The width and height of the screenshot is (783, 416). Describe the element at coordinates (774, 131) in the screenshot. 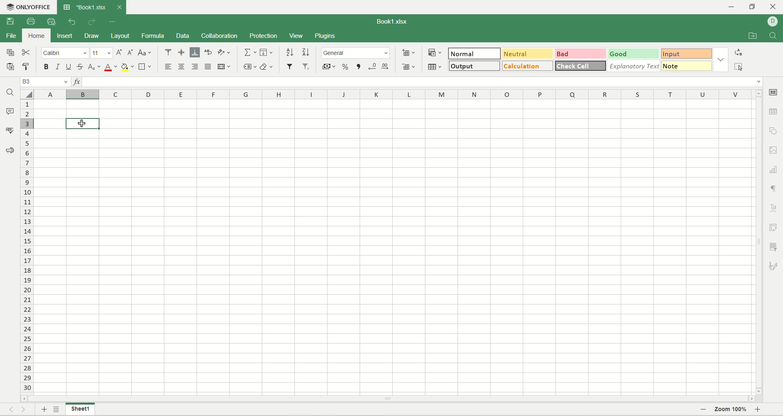

I see `object setting` at that location.